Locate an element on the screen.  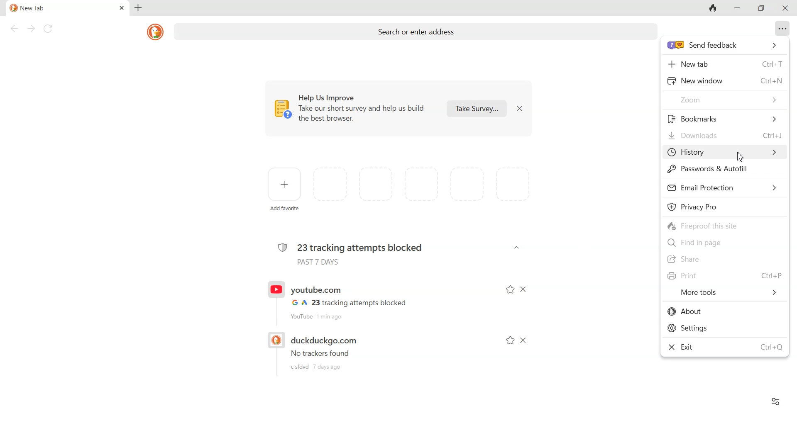
Privacy Pro is located at coordinates (725, 206).